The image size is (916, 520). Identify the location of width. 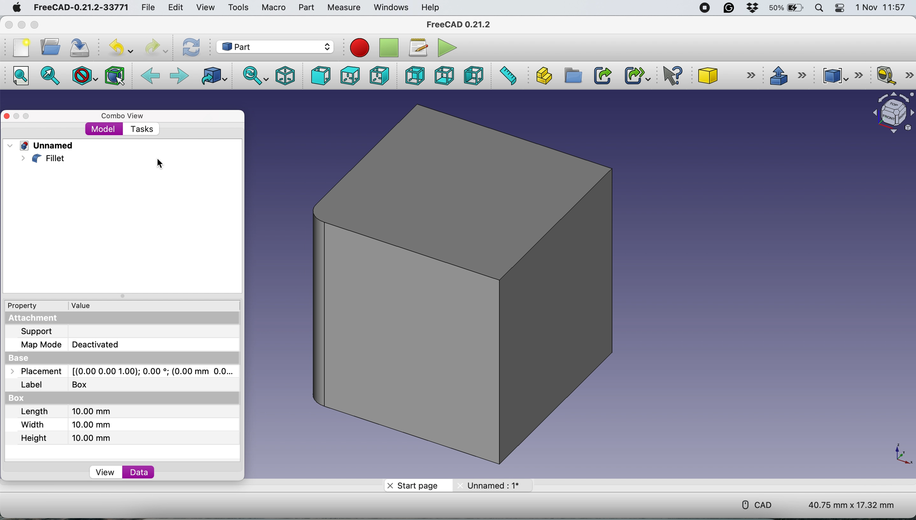
(68, 425).